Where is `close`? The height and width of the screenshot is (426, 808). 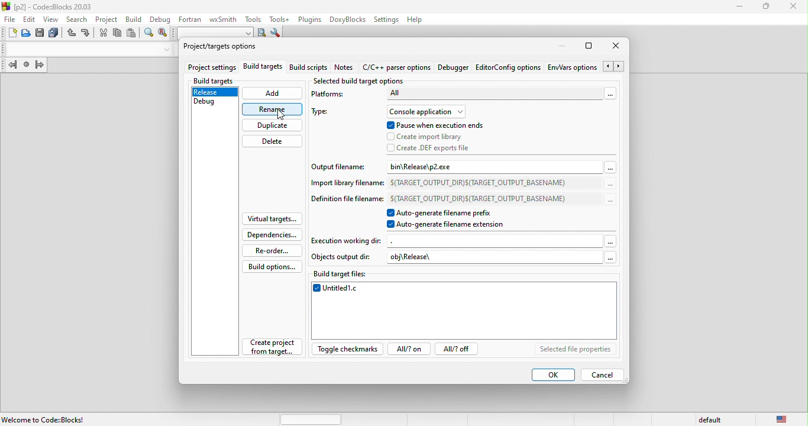
close is located at coordinates (795, 7).